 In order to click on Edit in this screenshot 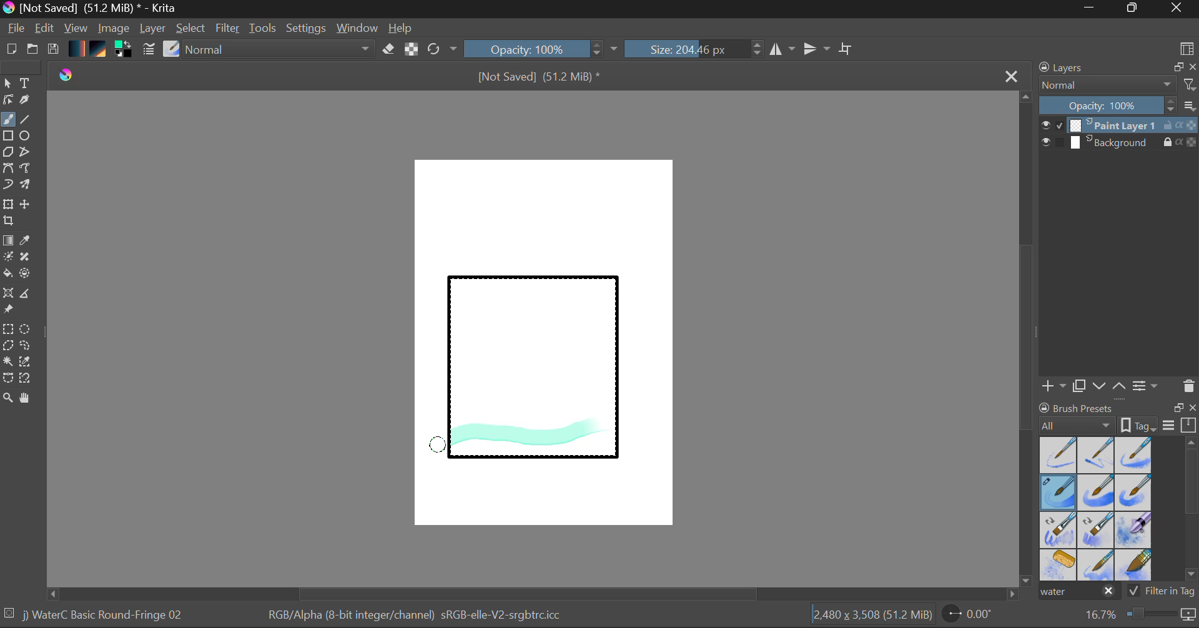, I will do `click(45, 29)`.